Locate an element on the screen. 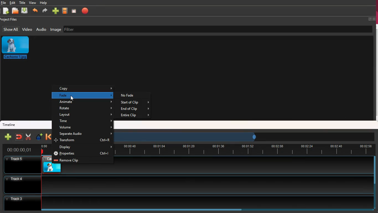 The height and width of the screenshot is (213, 378). time is located at coordinates (244, 150).